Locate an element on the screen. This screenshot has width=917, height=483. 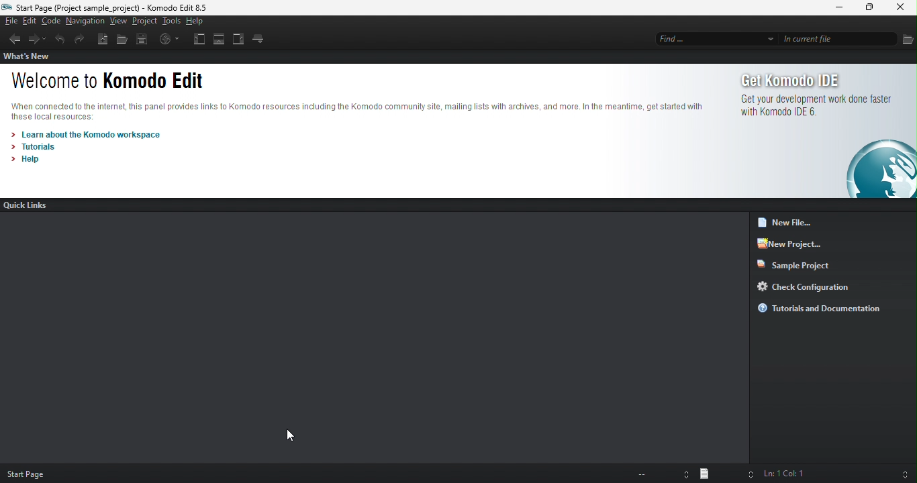
check configuration is located at coordinates (806, 287).